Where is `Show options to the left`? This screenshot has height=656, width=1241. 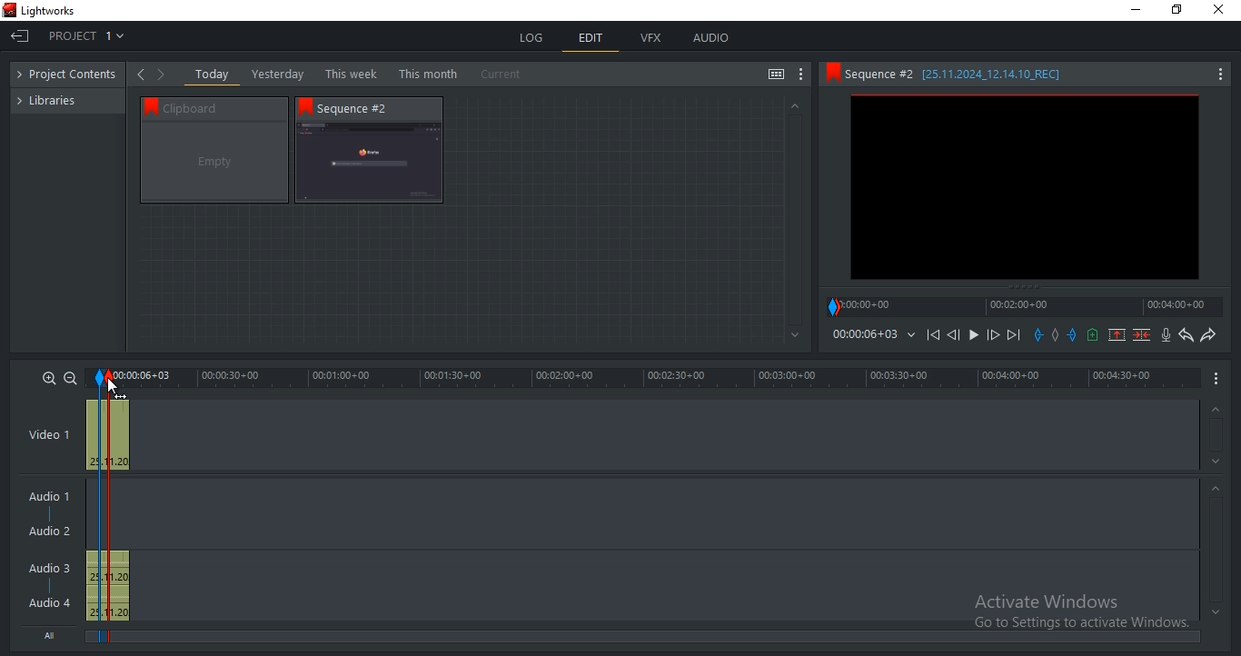 Show options to the left is located at coordinates (140, 74).